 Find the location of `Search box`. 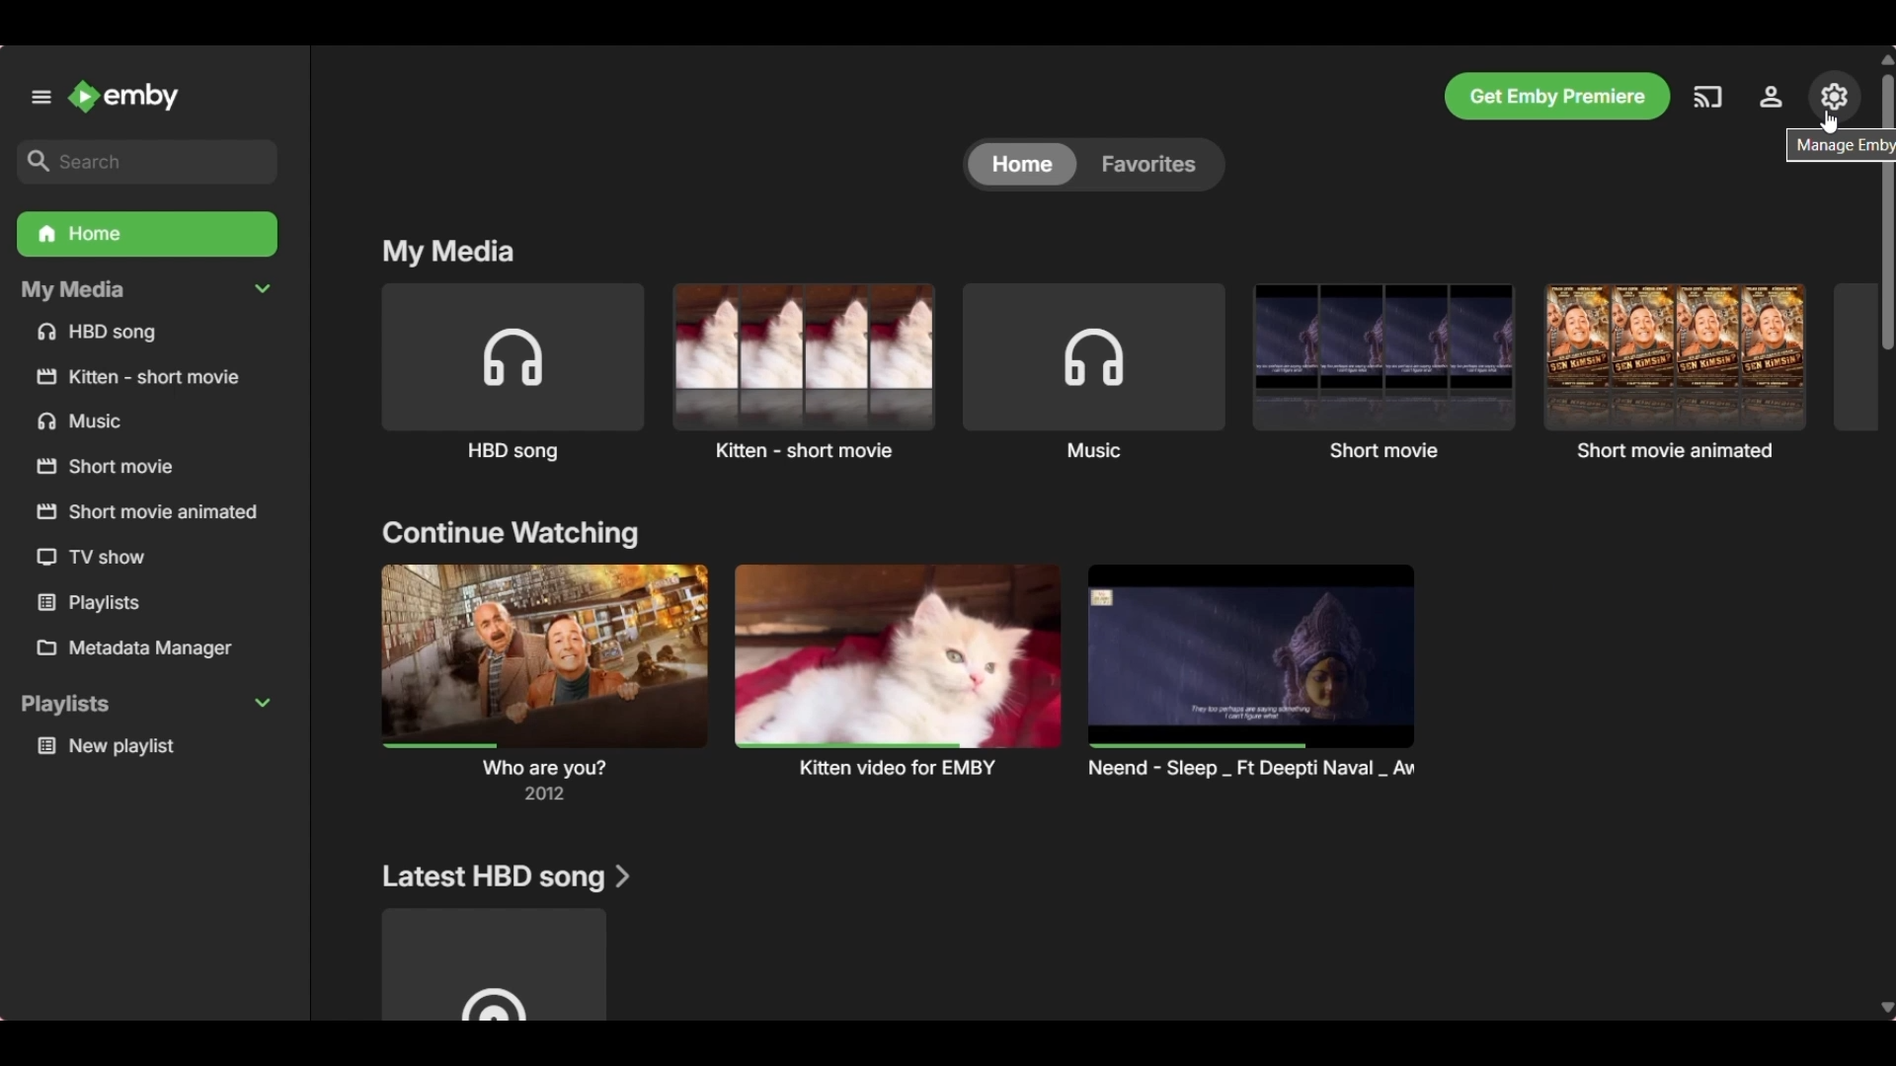

Search box is located at coordinates (148, 162).